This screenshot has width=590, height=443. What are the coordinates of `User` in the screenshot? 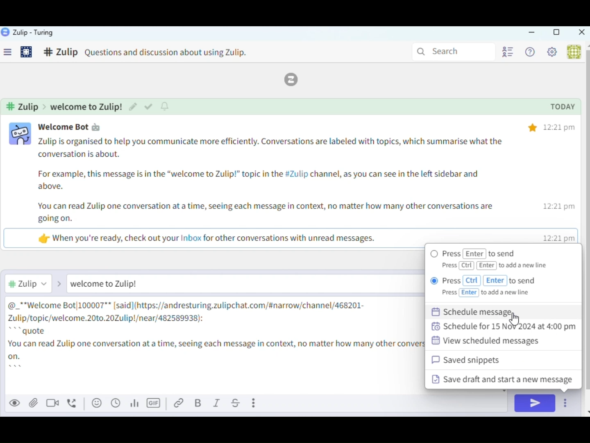 It's located at (36, 283).